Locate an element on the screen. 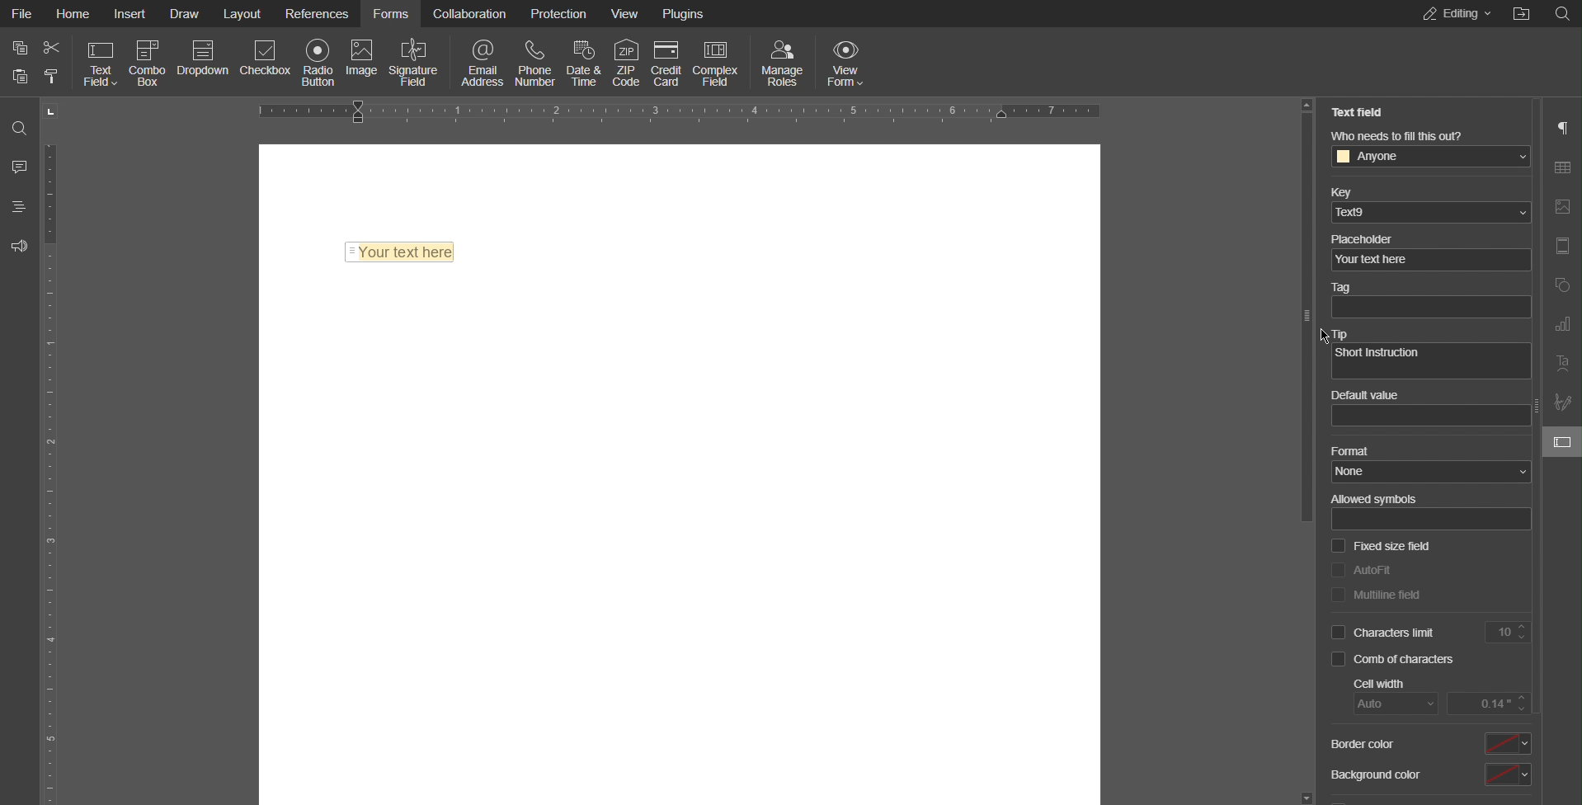  Checkbox is located at coordinates (263, 63).